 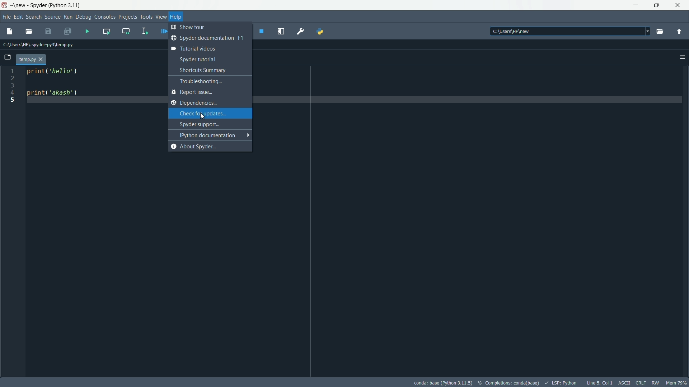 I want to click on python interpreter, so click(x=439, y=382).